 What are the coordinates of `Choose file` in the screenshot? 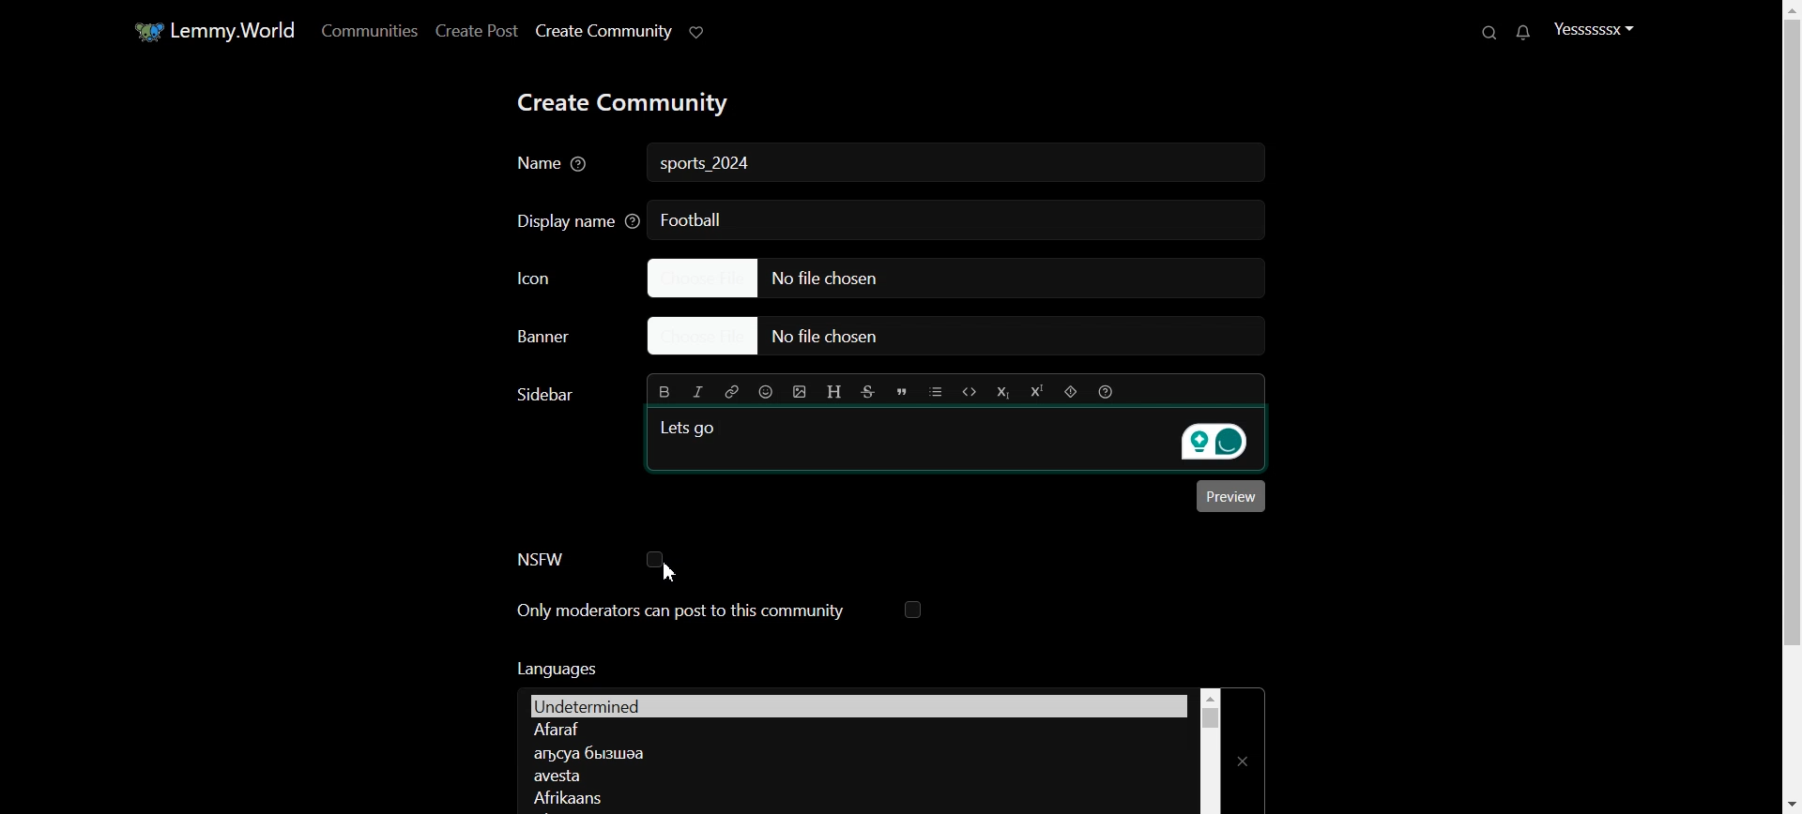 It's located at (954, 277).